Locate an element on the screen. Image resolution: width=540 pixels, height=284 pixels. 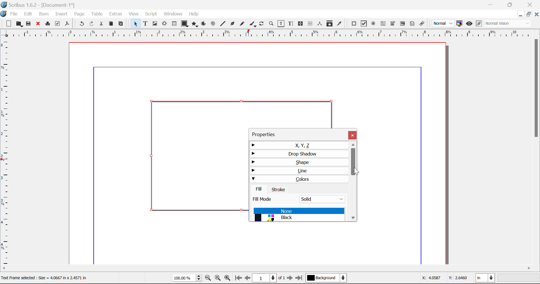
Edit in Preview Mode is located at coordinates (479, 24).